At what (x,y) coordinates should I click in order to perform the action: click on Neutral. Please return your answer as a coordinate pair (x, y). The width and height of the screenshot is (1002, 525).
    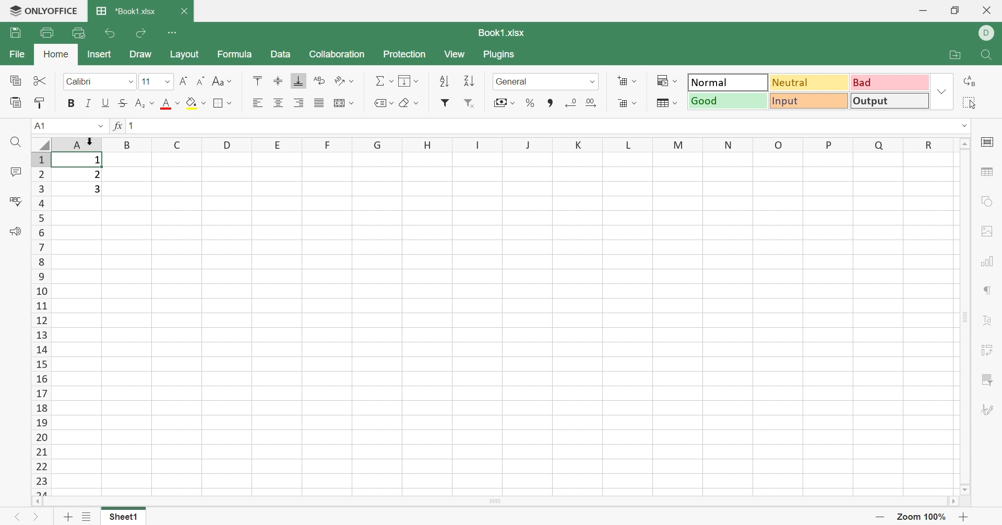
    Looking at the image, I should click on (810, 83).